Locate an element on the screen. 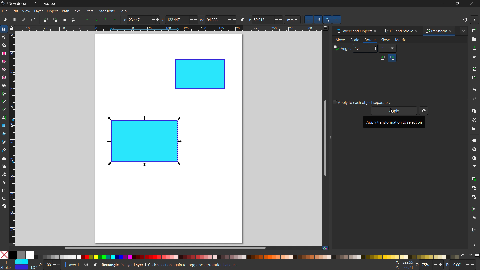 The height and width of the screenshot is (270, 480). width of stroke is located at coordinates (34, 268).